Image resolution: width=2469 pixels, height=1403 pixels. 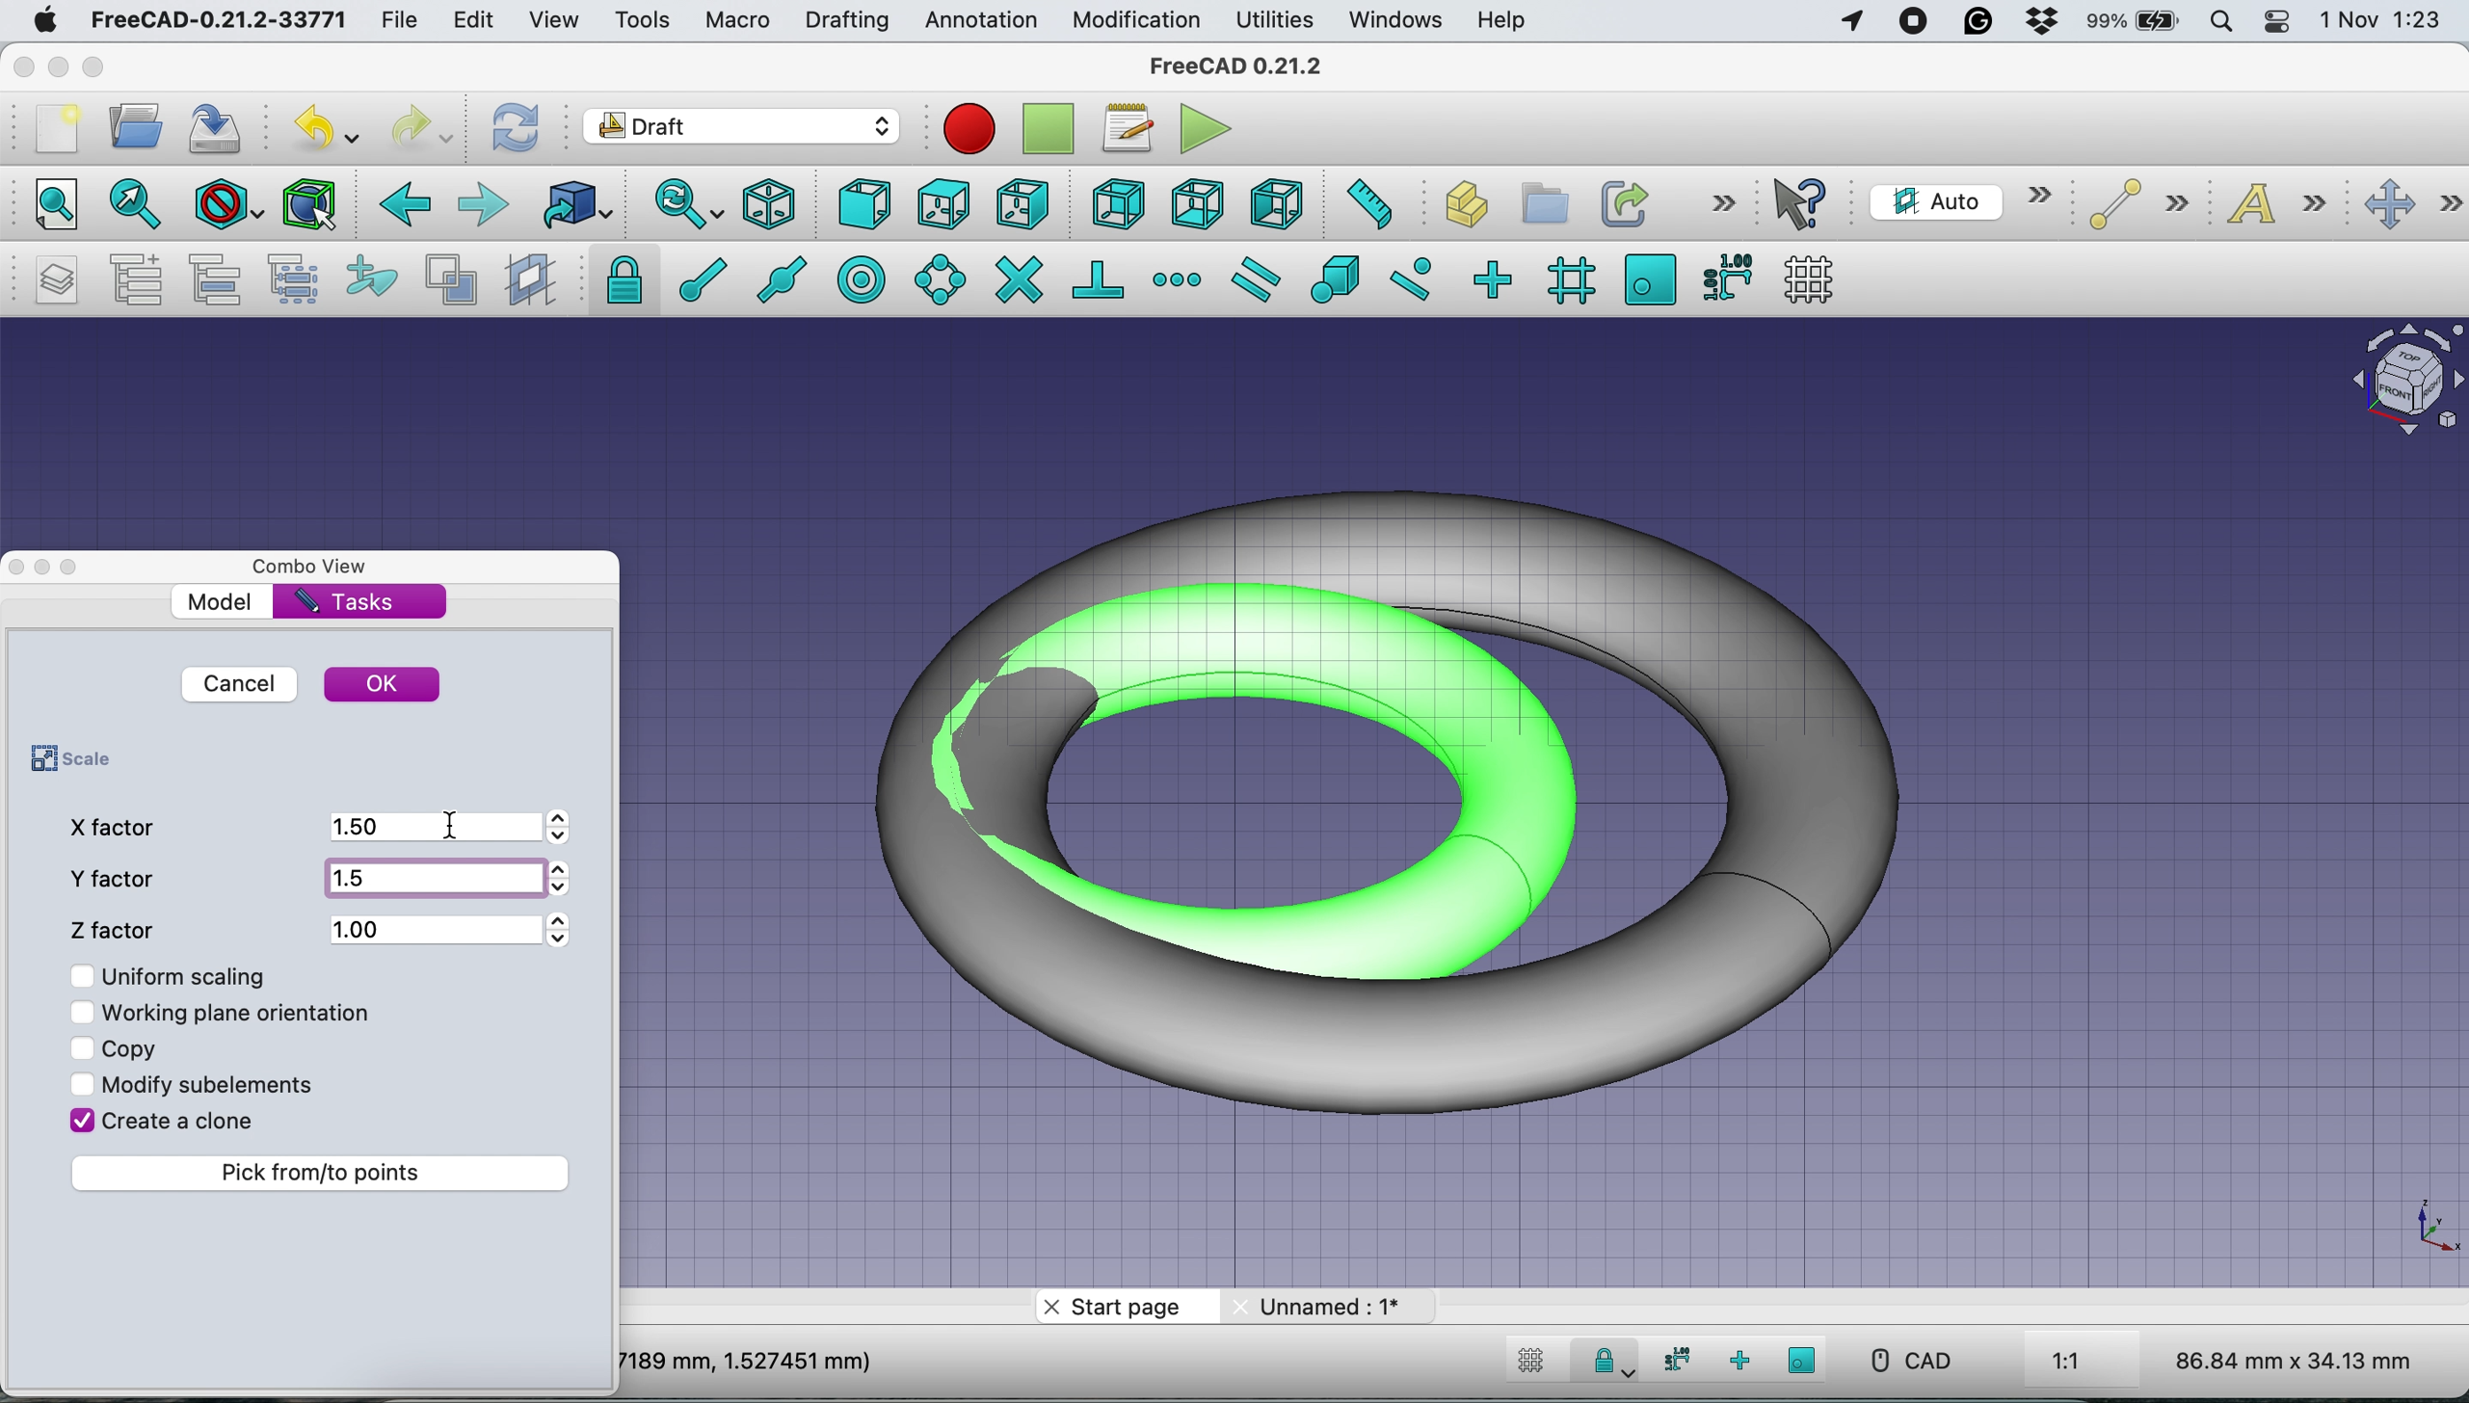 What do you see at coordinates (182, 1125) in the screenshot?
I see `create a clone` at bounding box center [182, 1125].